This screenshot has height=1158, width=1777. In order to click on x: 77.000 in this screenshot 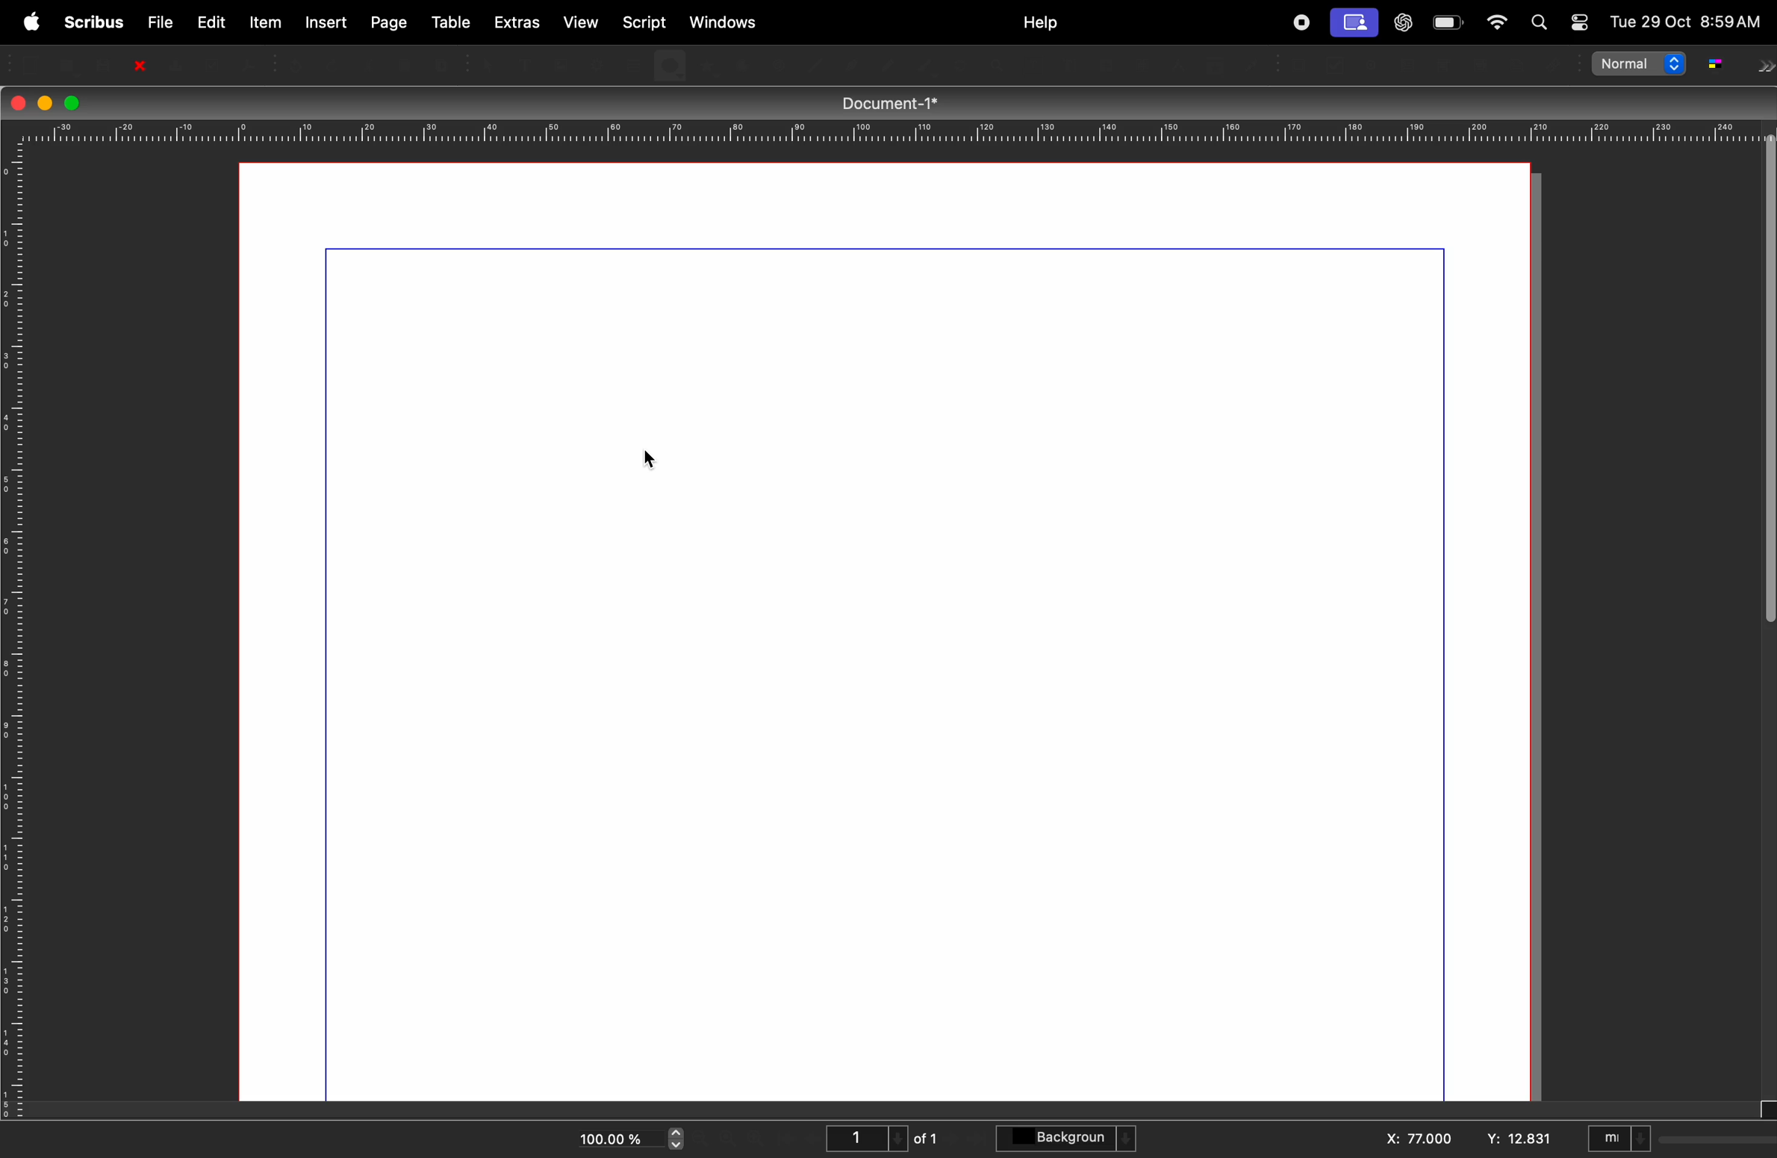, I will do `click(1418, 1136)`.